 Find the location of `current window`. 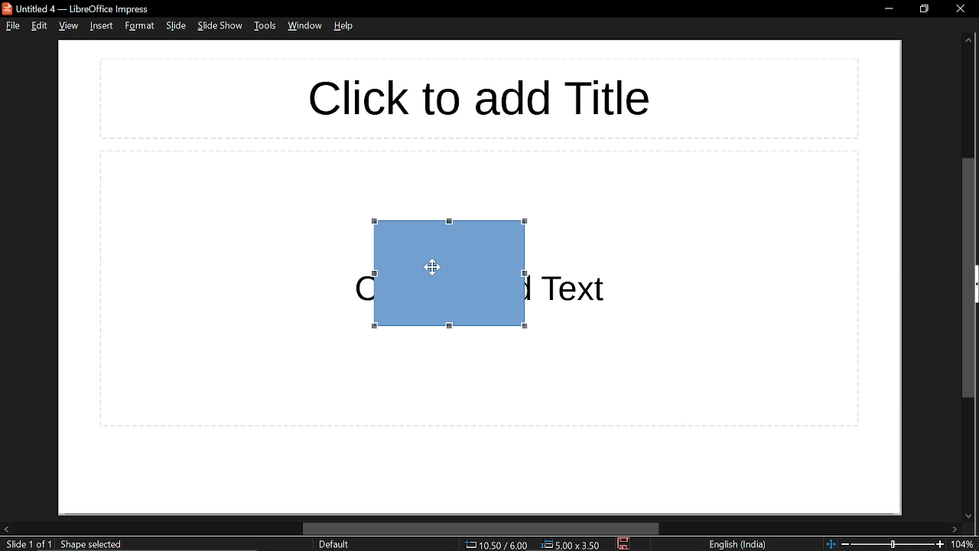

current window is located at coordinates (76, 8).